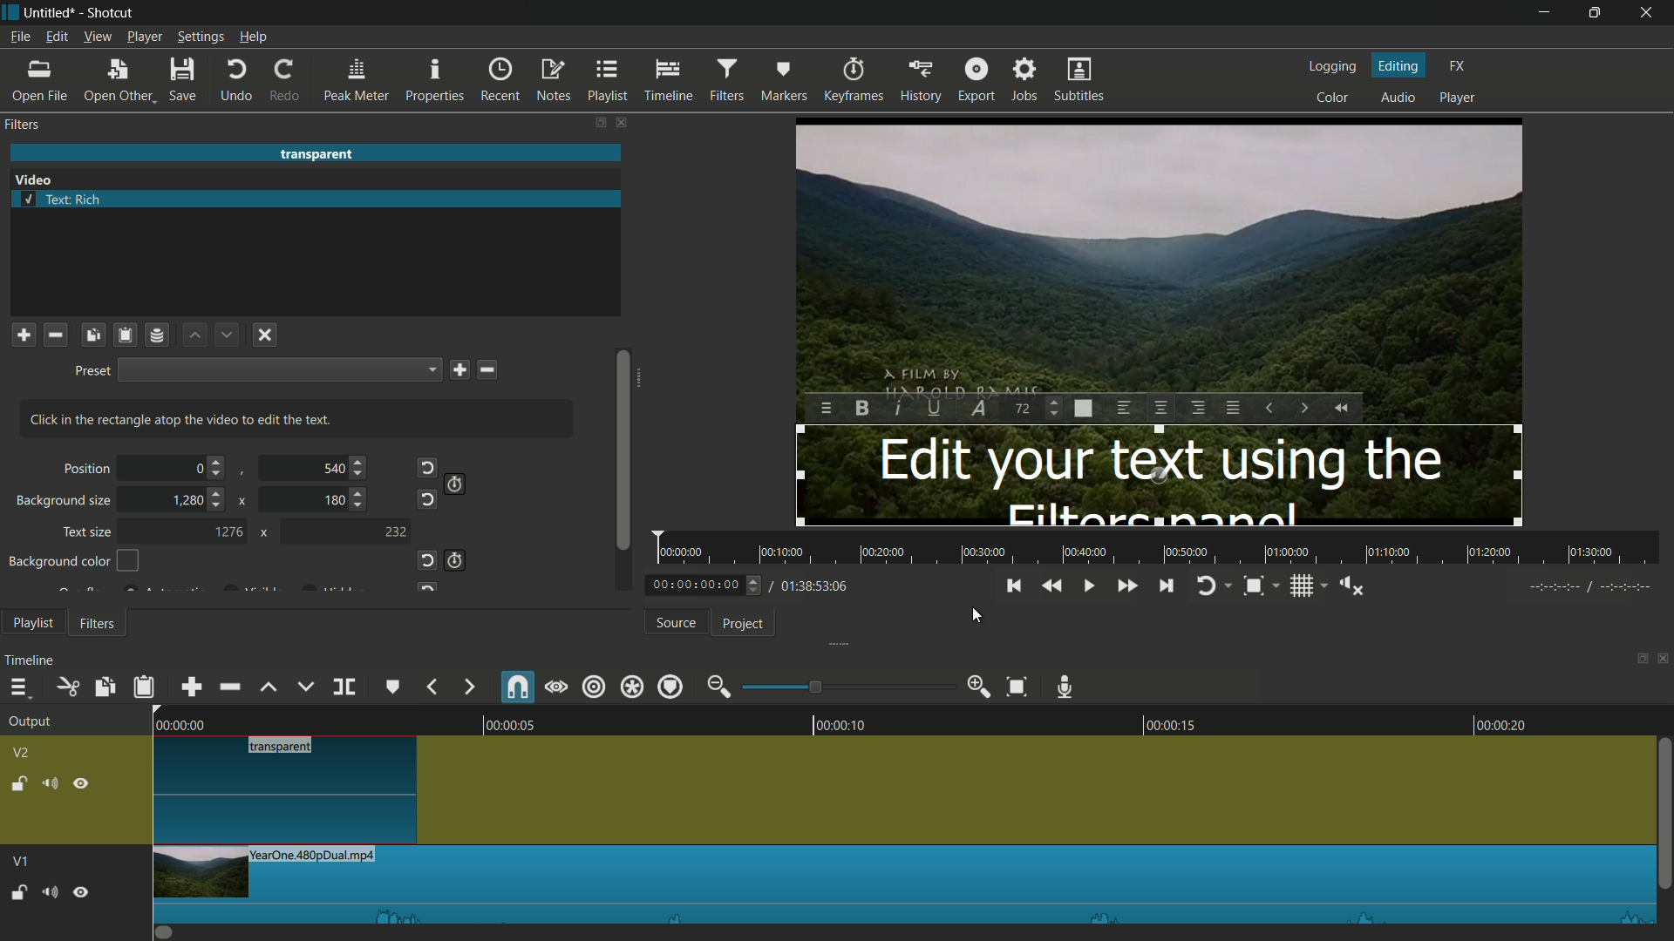  Describe the element at coordinates (18, 856) in the screenshot. I see `V1` at that location.